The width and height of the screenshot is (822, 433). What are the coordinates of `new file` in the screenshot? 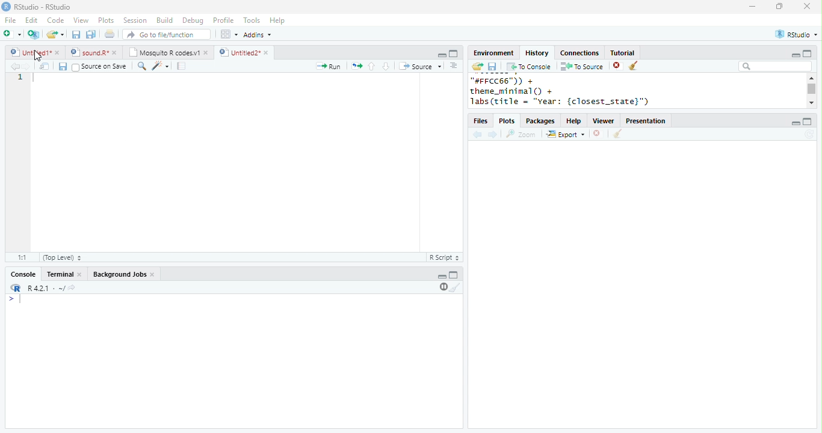 It's located at (12, 34).